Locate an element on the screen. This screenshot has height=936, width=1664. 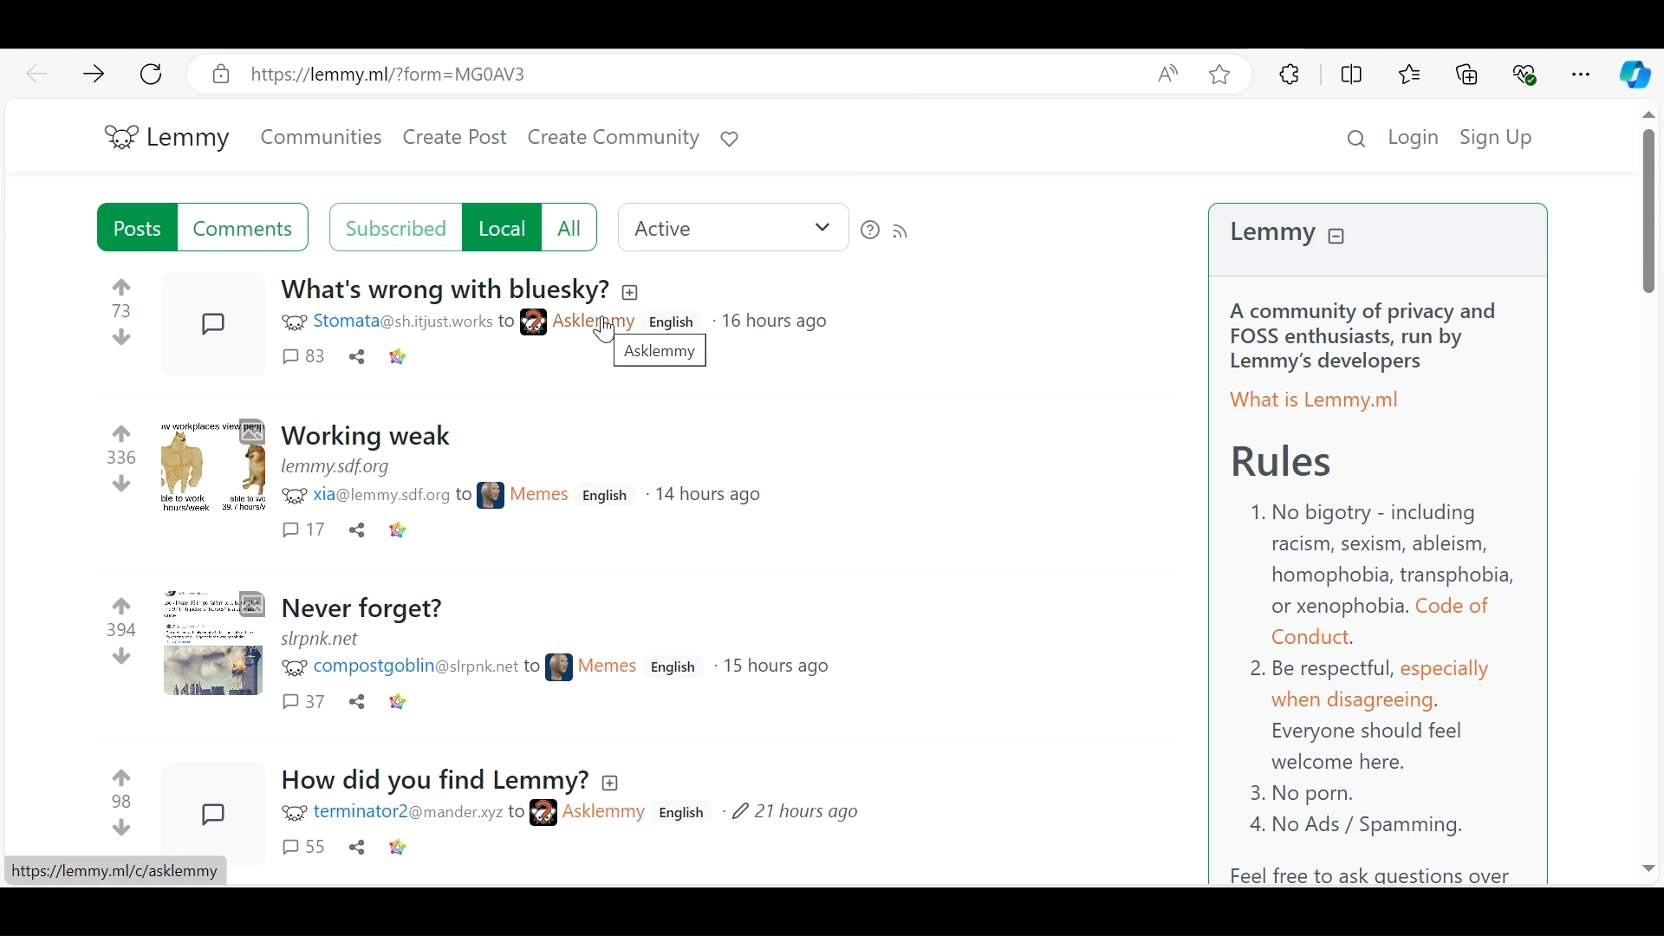
link is located at coordinates (397, 530).